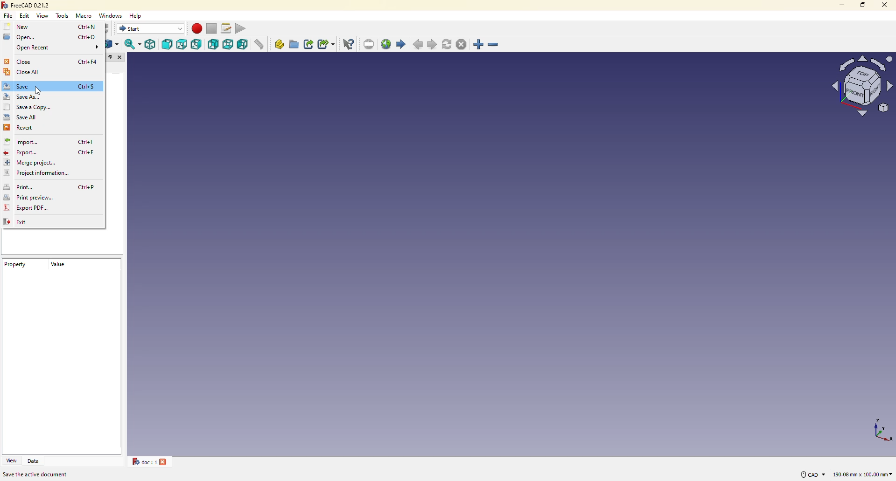  Describe the element at coordinates (860, 85) in the screenshot. I see `model view` at that location.